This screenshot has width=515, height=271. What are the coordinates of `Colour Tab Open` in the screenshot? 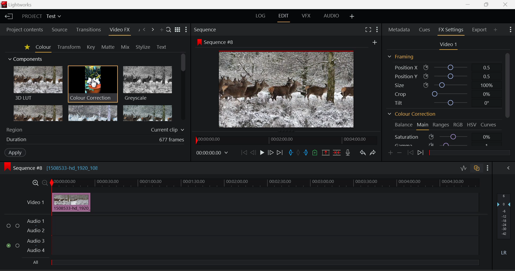 It's located at (43, 48).